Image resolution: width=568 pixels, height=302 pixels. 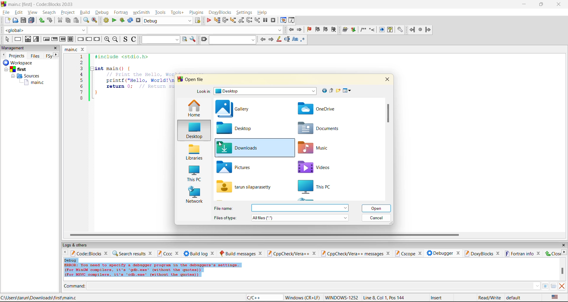 What do you see at coordinates (72, 49) in the screenshot?
I see `file name` at bounding box center [72, 49].